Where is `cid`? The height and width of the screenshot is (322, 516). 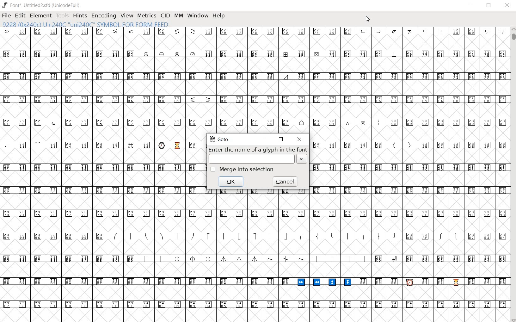 cid is located at coordinates (164, 16).